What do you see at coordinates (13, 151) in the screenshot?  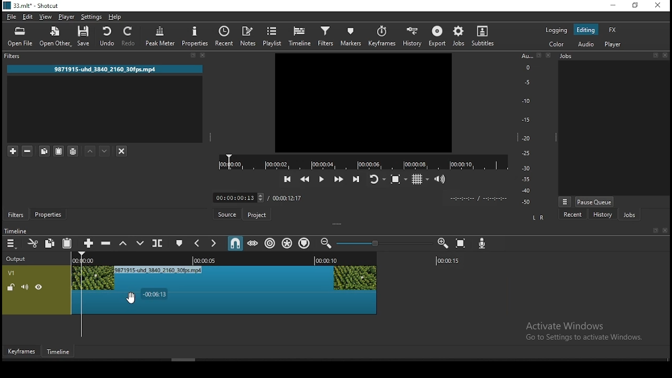 I see `add a filter` at bounding box center [13, 151].